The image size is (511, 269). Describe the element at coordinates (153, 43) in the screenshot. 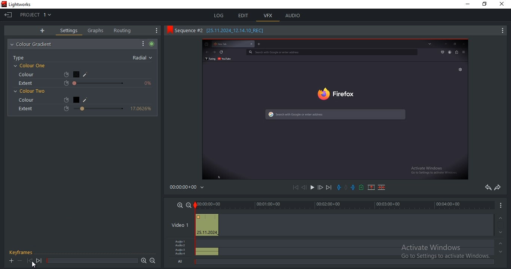

I see `Enabled` at that location.